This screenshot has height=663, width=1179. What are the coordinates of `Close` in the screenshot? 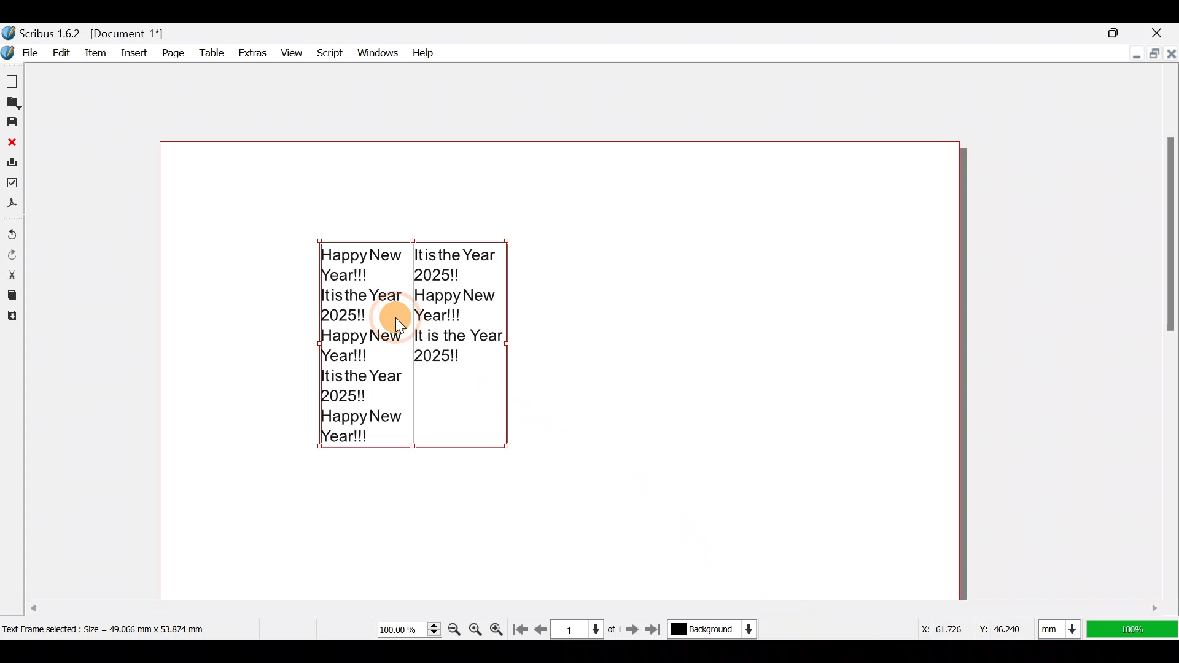 It's located at (12, 142).